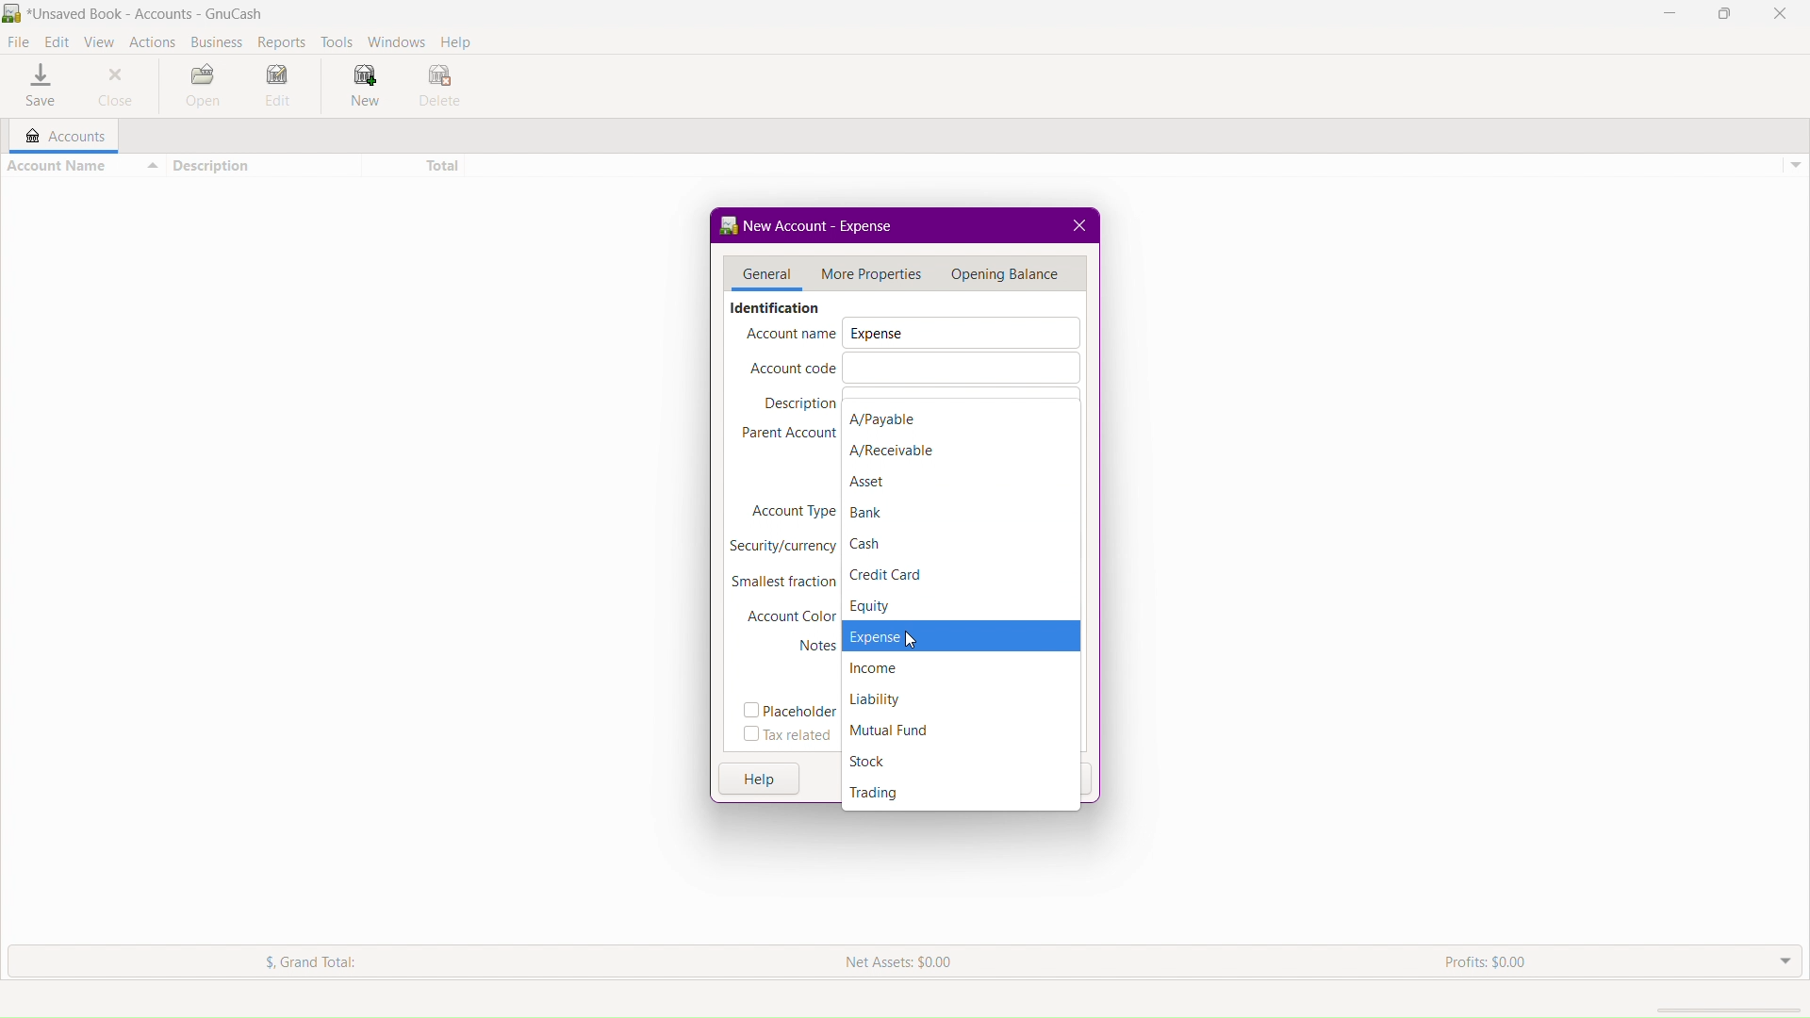  What do you see at coordinates (83, 165) in the screenshot?
I see `Account Name` at bounding box center [83, 165].